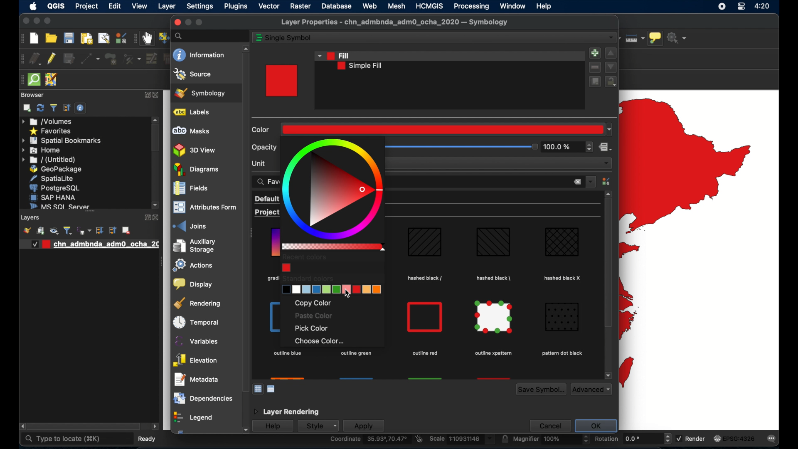 This screenshot has height=449, width=798. What do you see at coordinates (90, 213) in the screenshot?
I see `layers` at bounding box center [90, 213].